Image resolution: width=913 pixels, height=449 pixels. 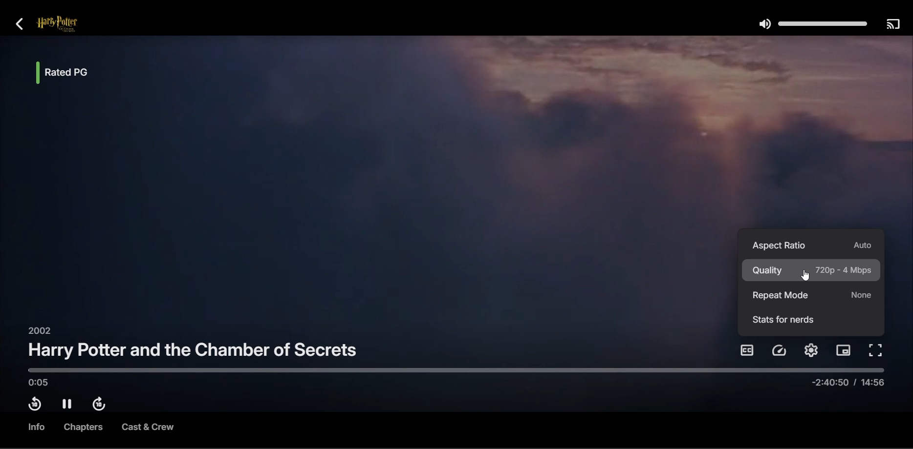 What do you see at coordinates (845, 350) in the screenshot?
I see `Picture in picture` at bounding box center [845, 350].